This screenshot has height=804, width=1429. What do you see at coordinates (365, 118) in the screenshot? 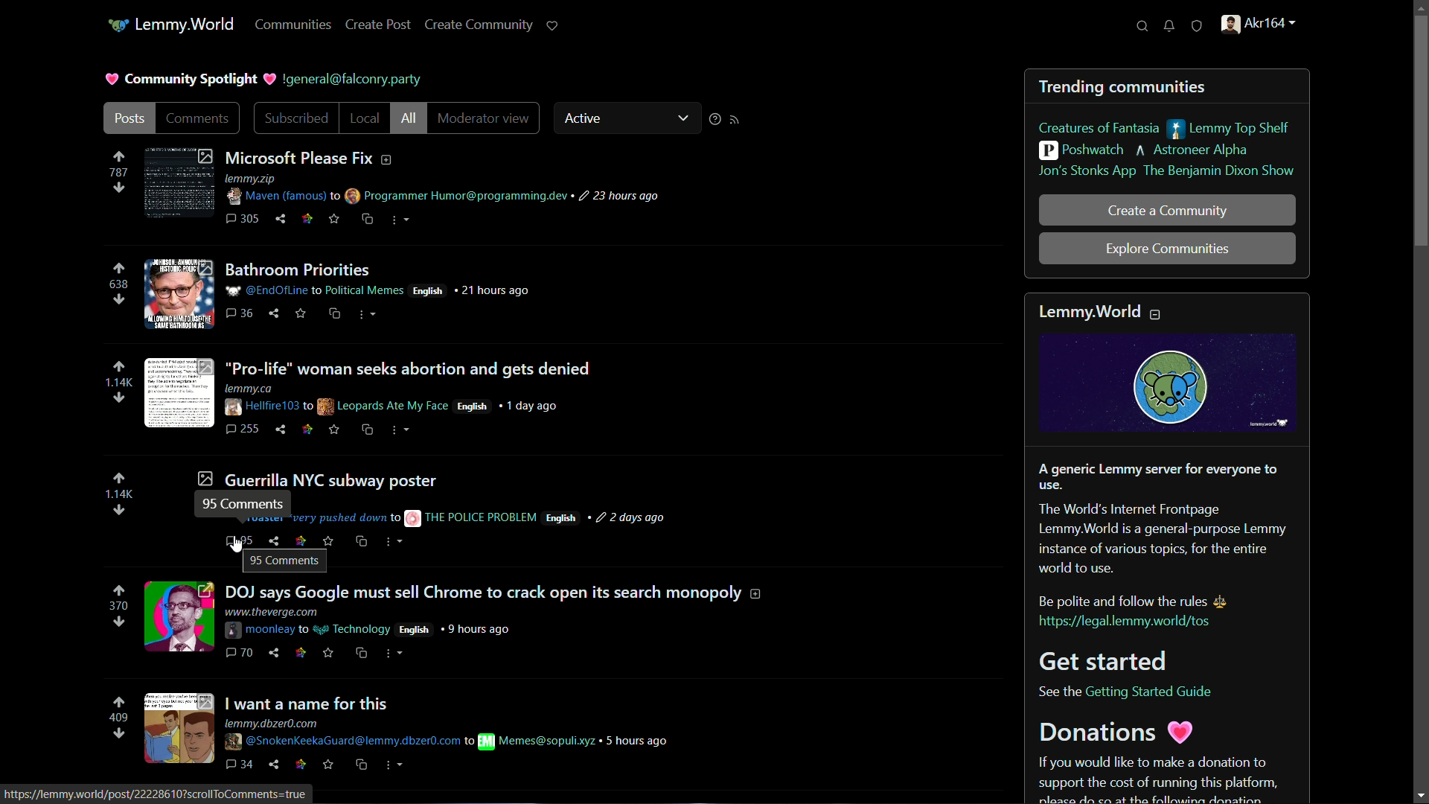
I see `local` at bounding box center [365, 118].